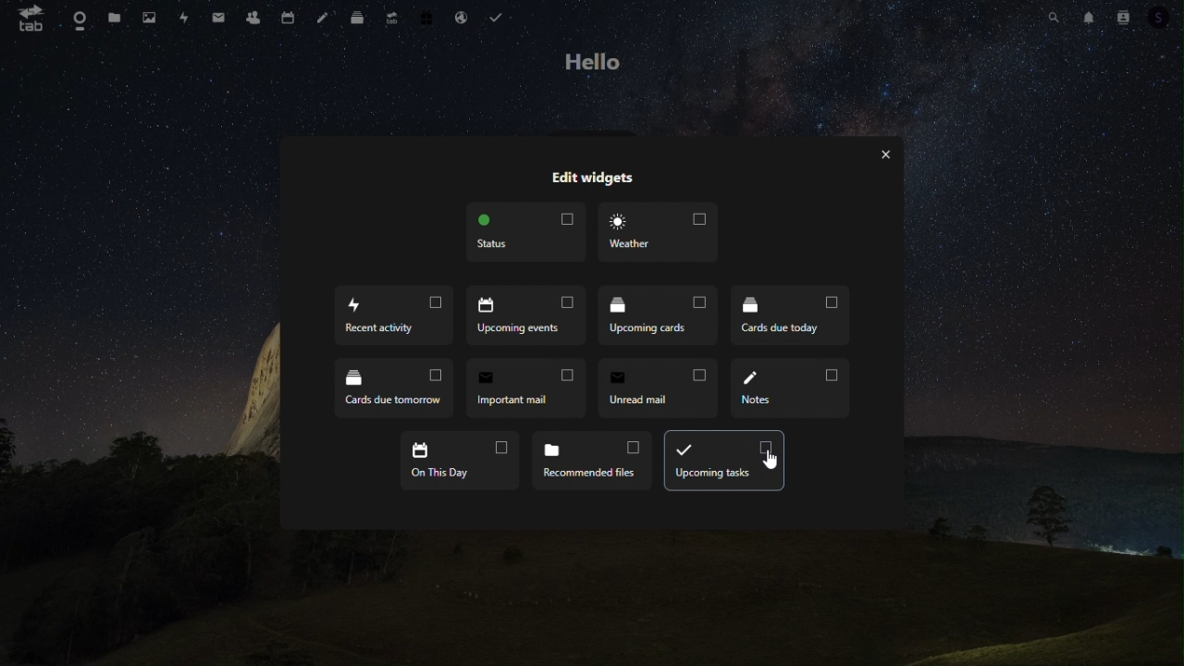 Image resolution: width=1184 pixels, height=666 pixels. What do you see at coordinates (77, 24) in the screenshot?
I see `dashboard` at bounding box center [77, 24].